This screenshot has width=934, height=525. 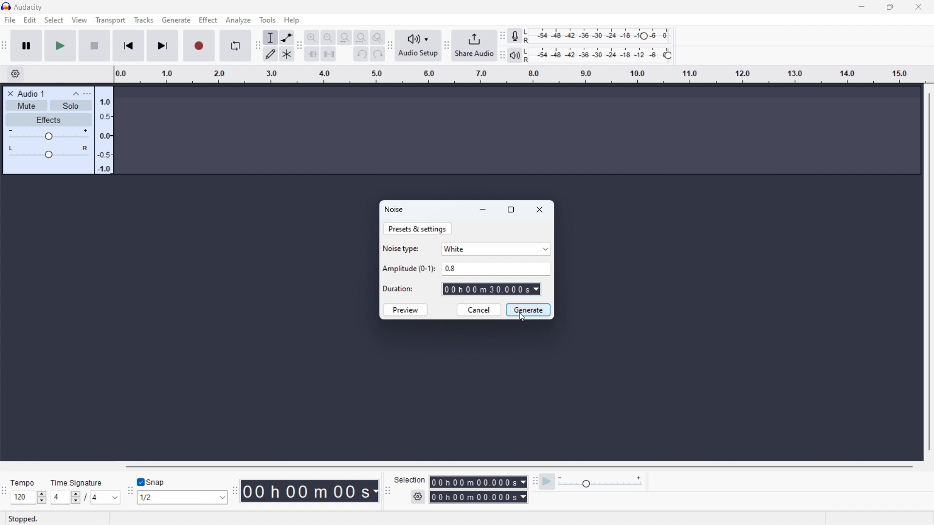 What do you see at coordinates (479, 310) in the screenshot?
I see `cancel` at bounding box center [479, 310].